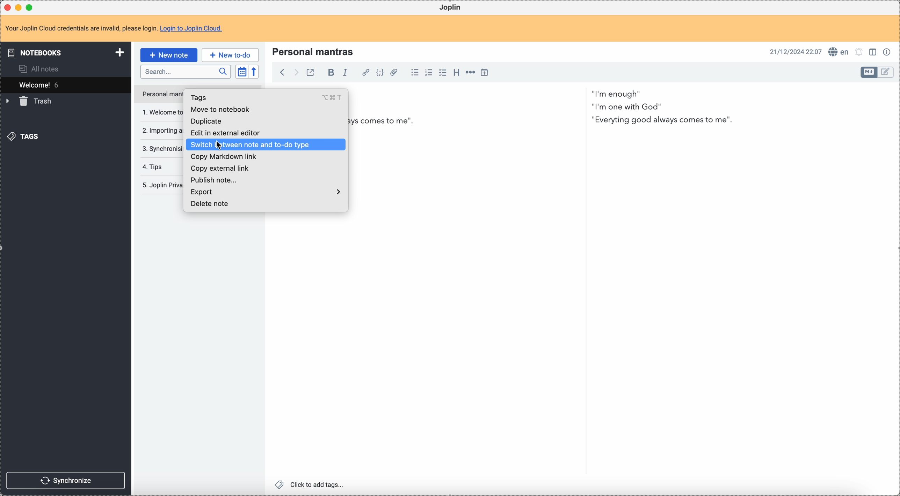  Describe the element at coordinates (65, 85) in the screenshot. I see `welcome` at that location.